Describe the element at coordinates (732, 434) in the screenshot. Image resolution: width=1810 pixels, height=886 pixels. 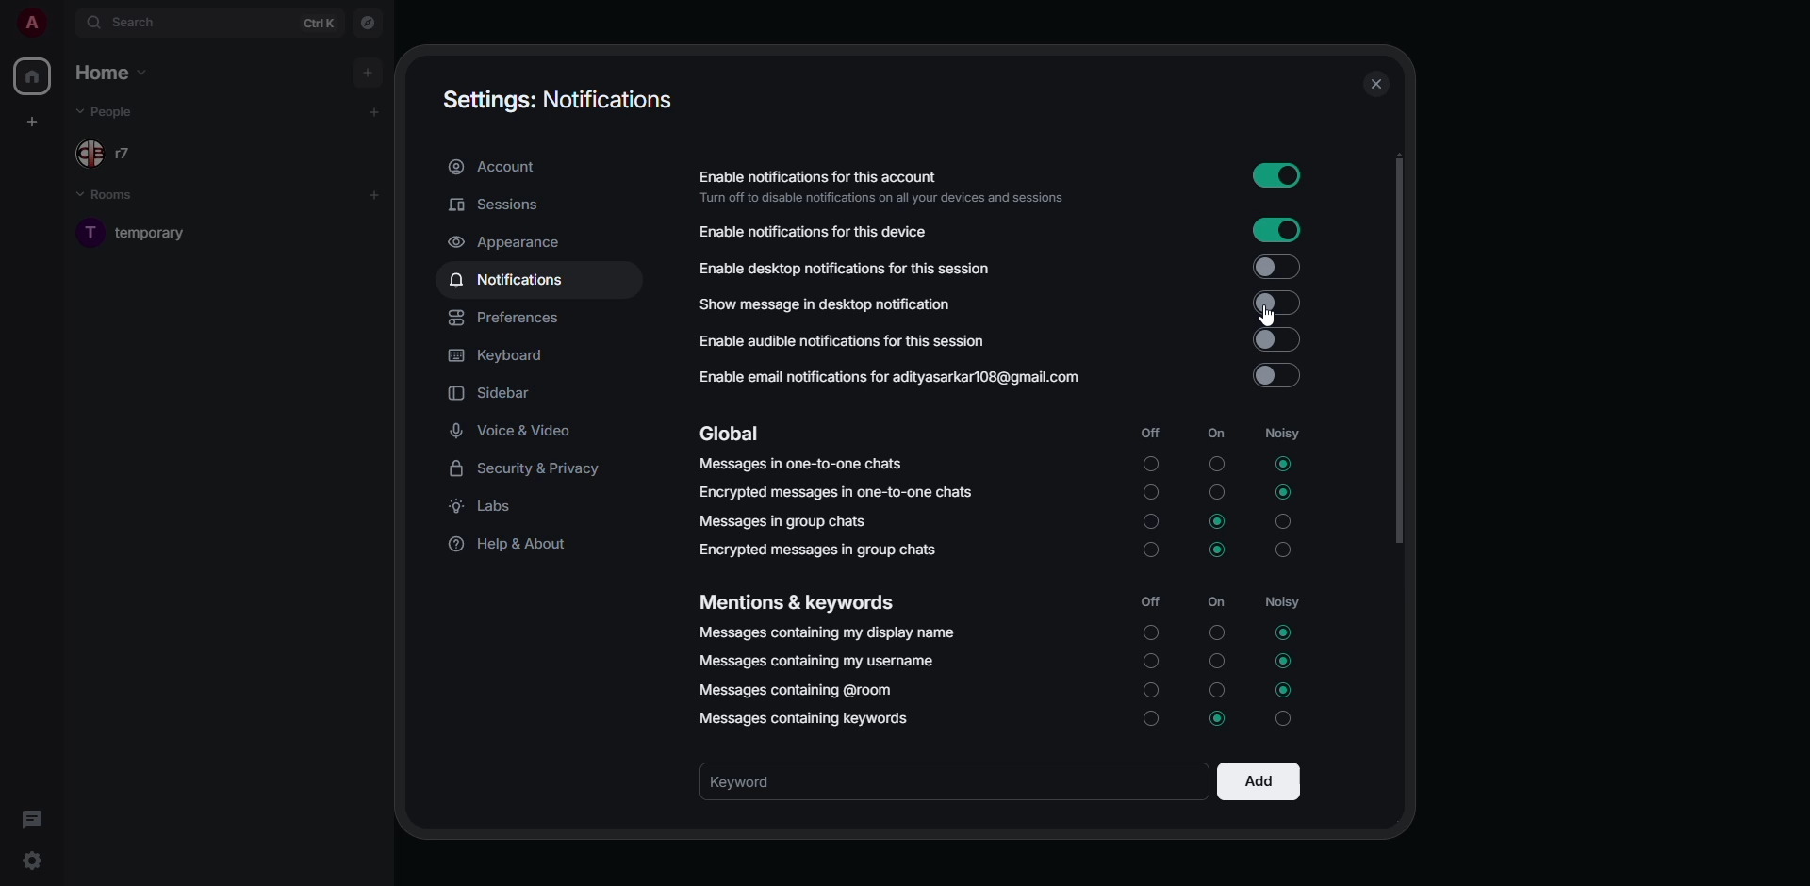
I see `global` at that location.